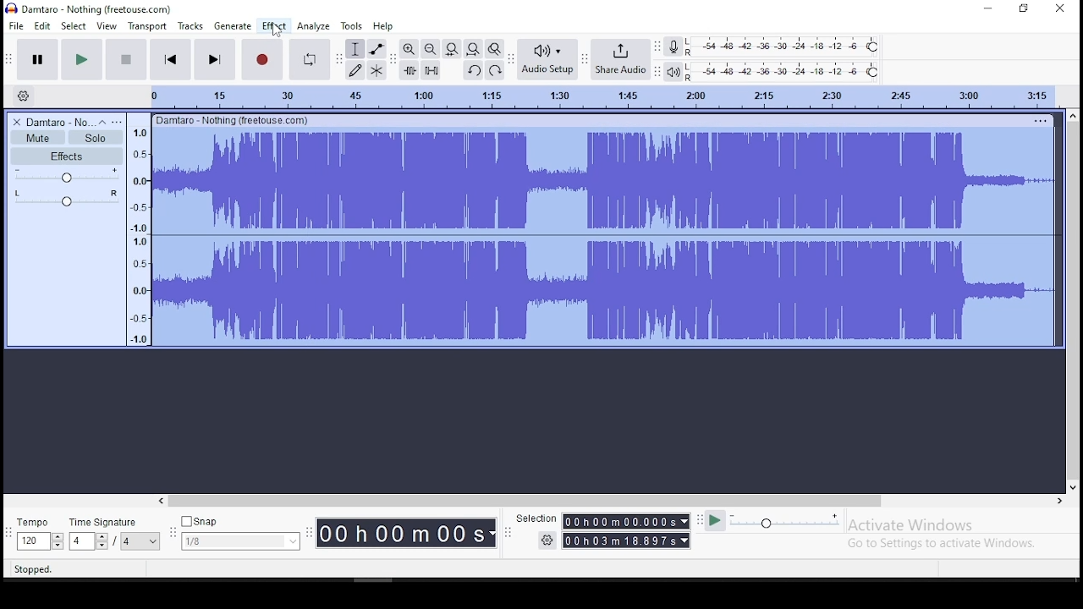  Describe the element at coordinates (80, 541) in the screenshot. I see `4` at that location.